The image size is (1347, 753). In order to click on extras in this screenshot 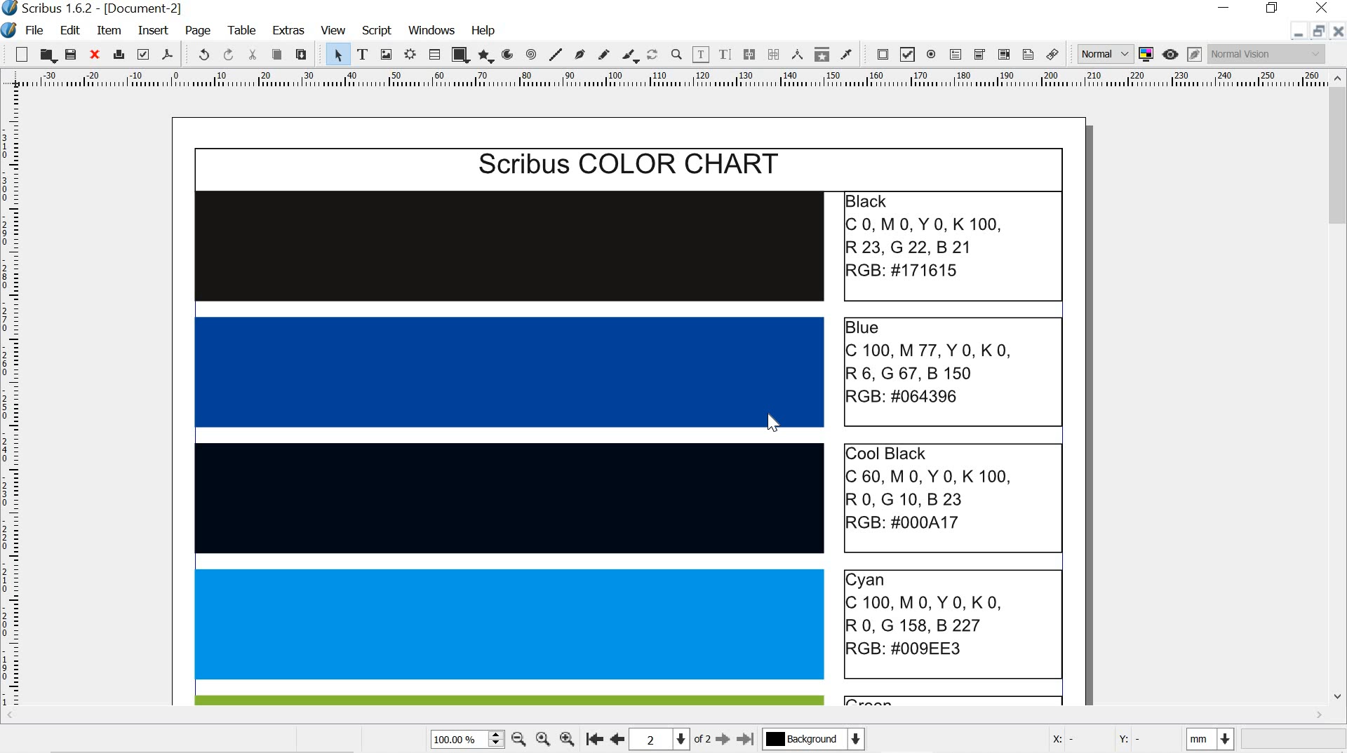, I will do `click(290, 31)`.